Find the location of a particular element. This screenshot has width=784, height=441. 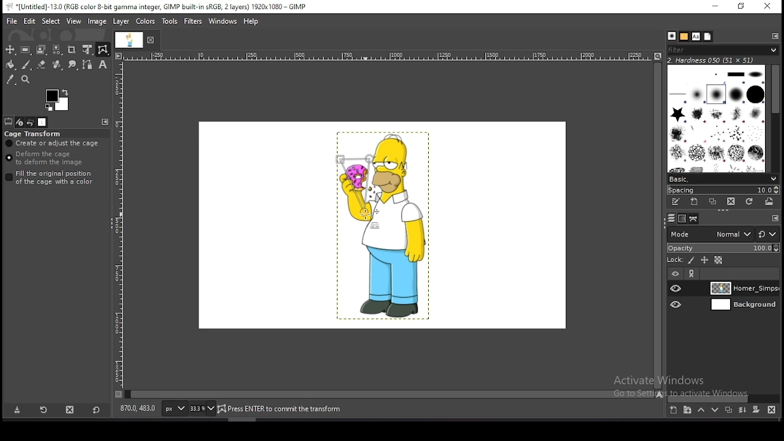

channels is located at coordinates (681, 218).